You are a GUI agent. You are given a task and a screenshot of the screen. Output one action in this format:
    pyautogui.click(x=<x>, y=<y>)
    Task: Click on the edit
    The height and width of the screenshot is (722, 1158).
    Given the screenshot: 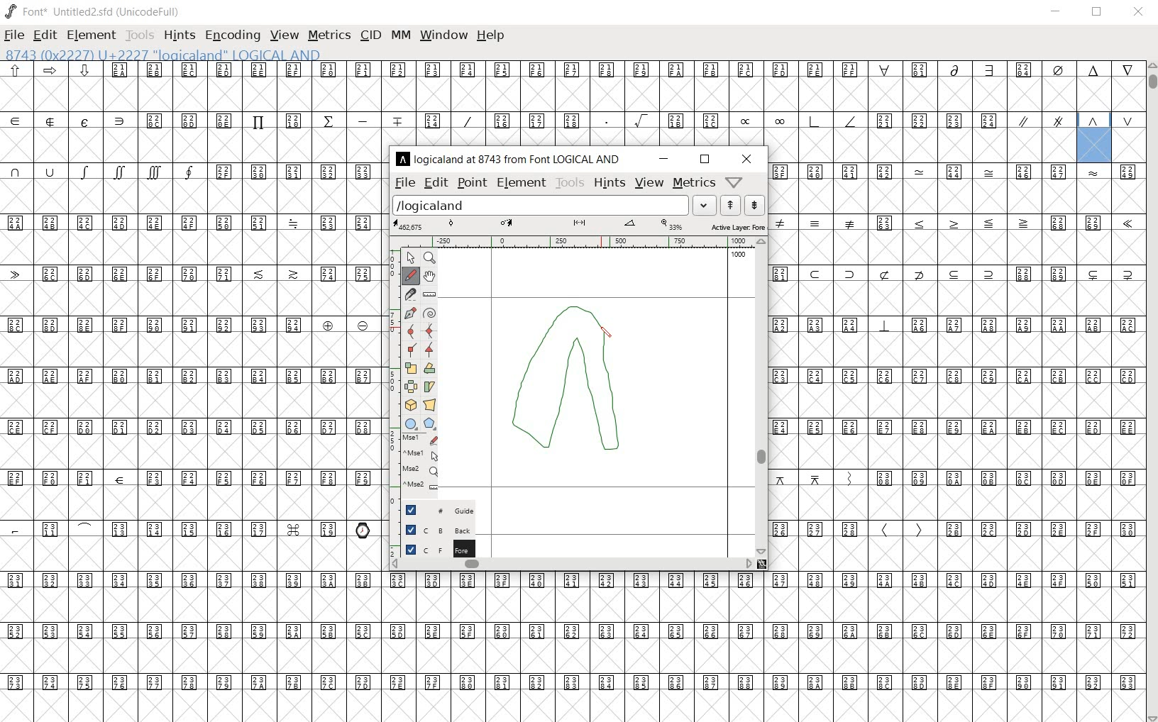 What is the action you would take?
    pyautogui.click(x=435, y=182)
    